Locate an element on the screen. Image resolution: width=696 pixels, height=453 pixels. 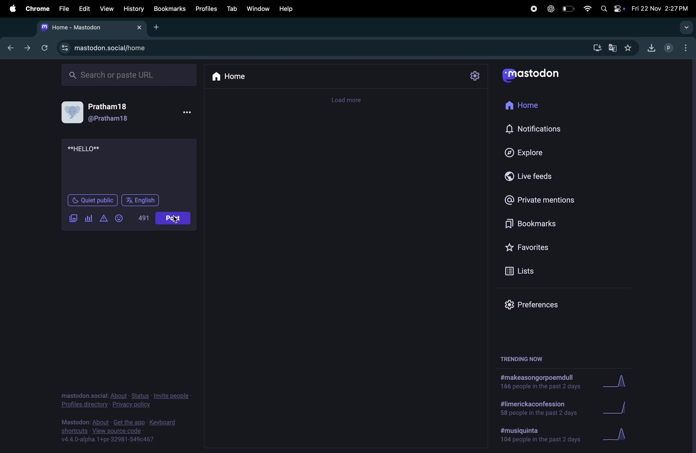
tab is located at coordinates (232, 8).